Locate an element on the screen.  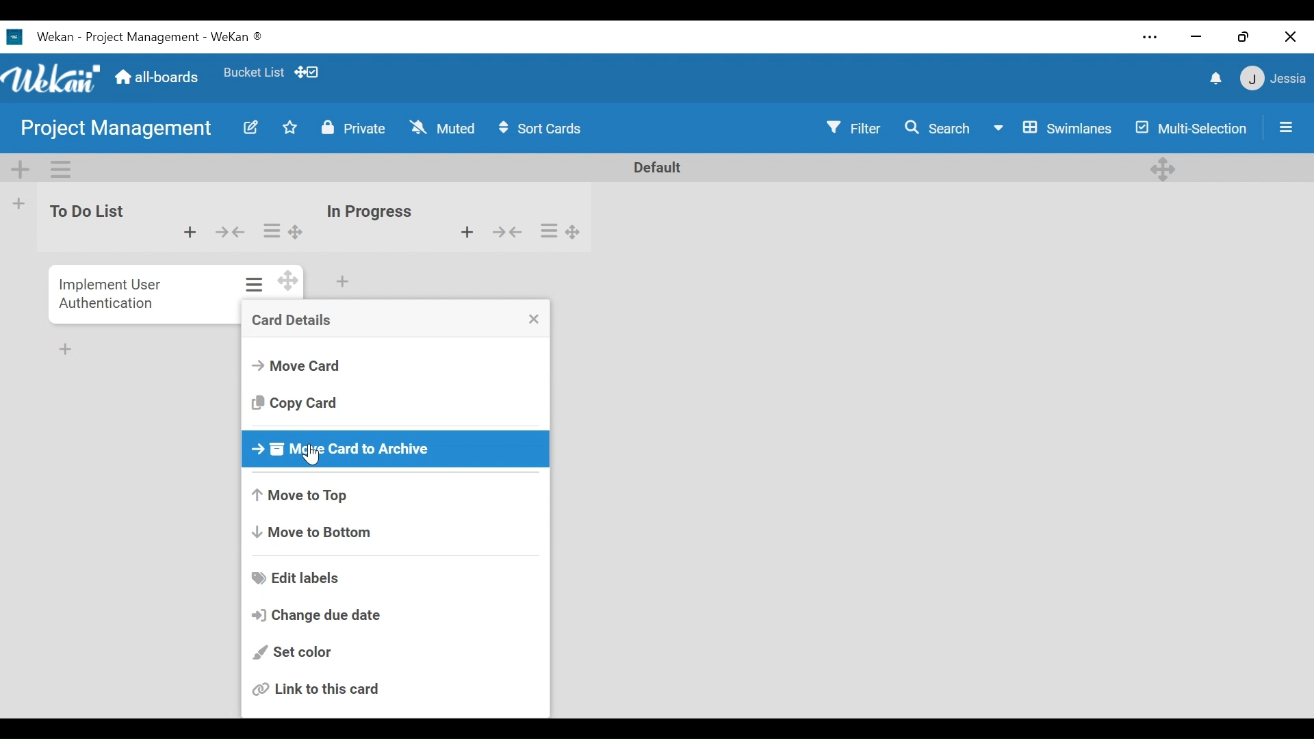
Show Desktop drag handles is located at coordinates (310, 73).